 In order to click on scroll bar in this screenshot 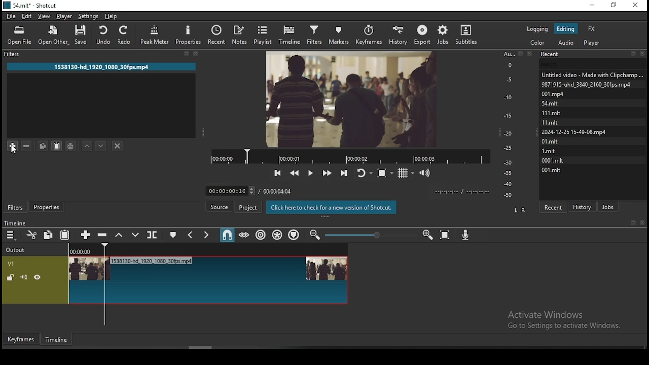, I will do `click(203, 348)`.